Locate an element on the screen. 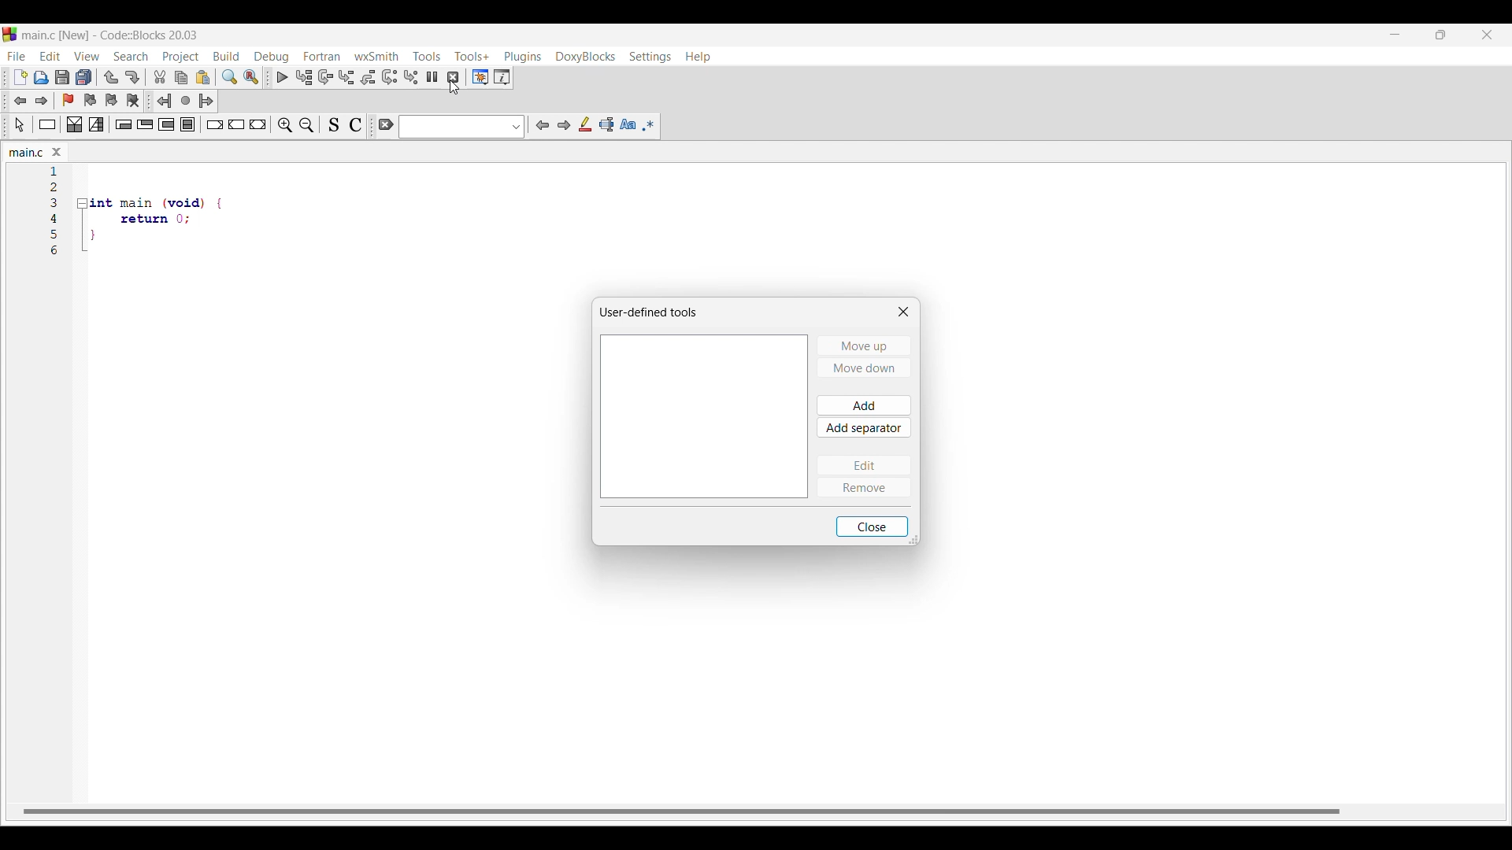  Current code is located at coordinates (139, 213).